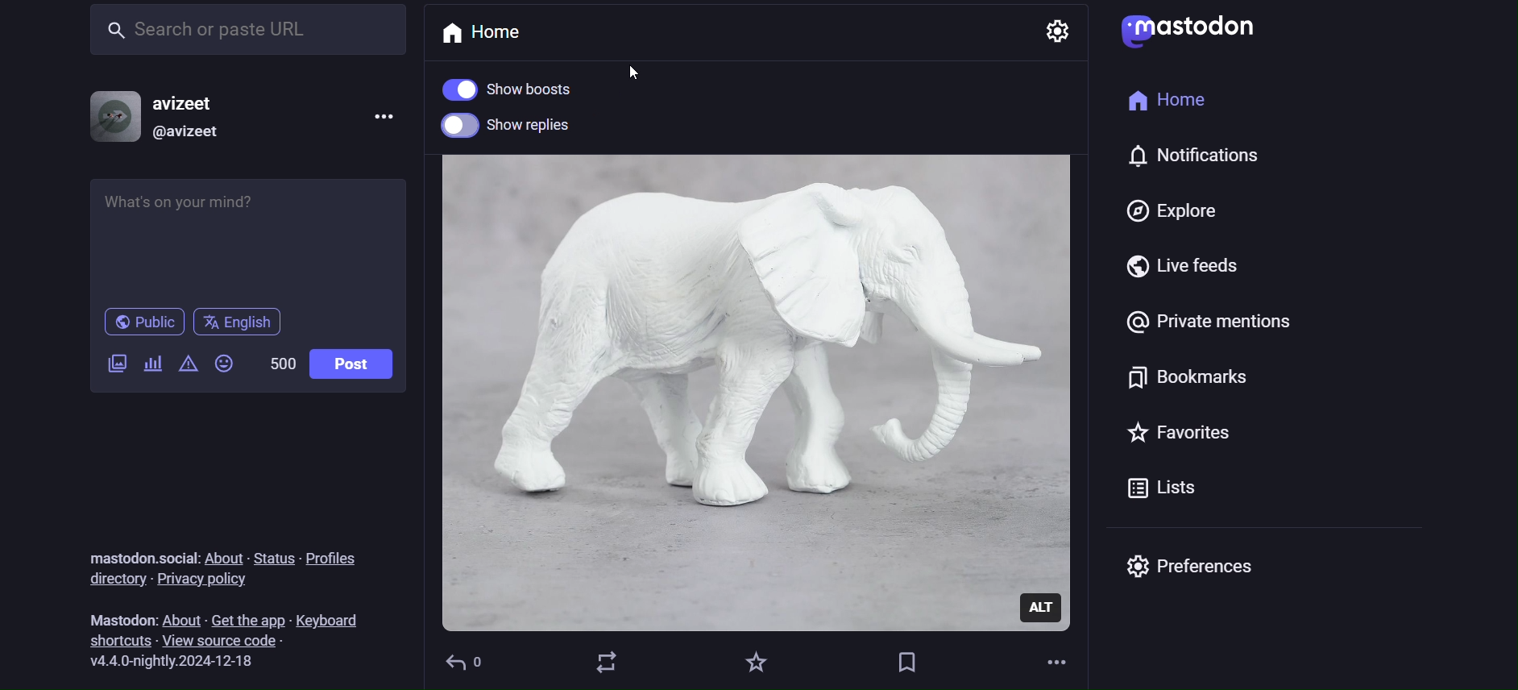 The height and width of the screenshot is (690, 1518). Describe the element at coordinates (116, 618) in the screenshot. I see `text` at that location.